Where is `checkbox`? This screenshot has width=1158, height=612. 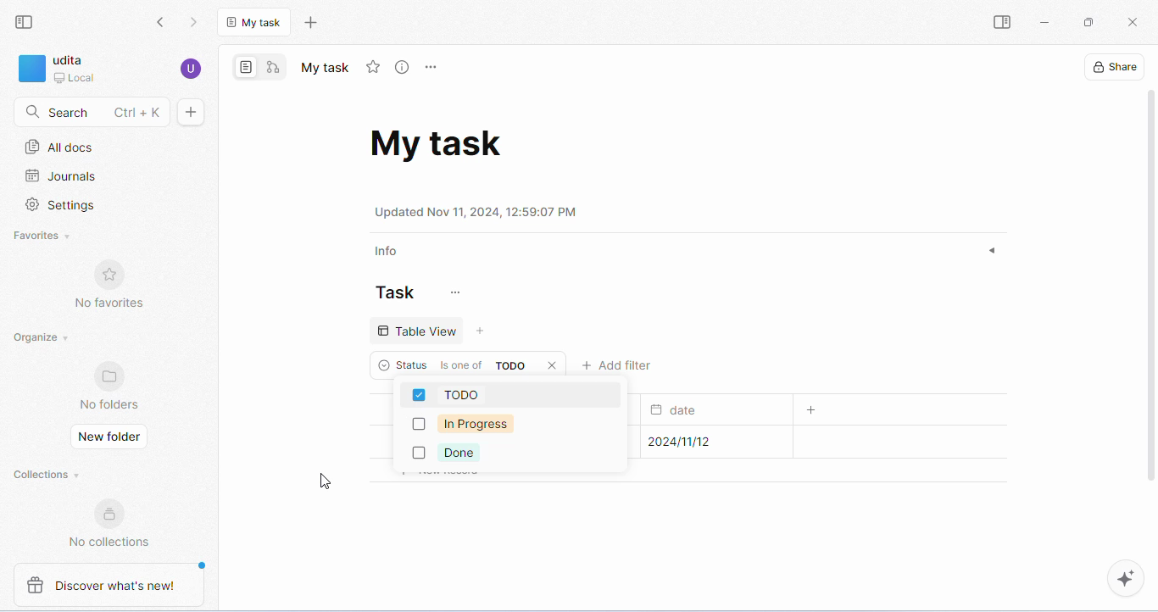
checkbox is located at coordinates (417, 425).